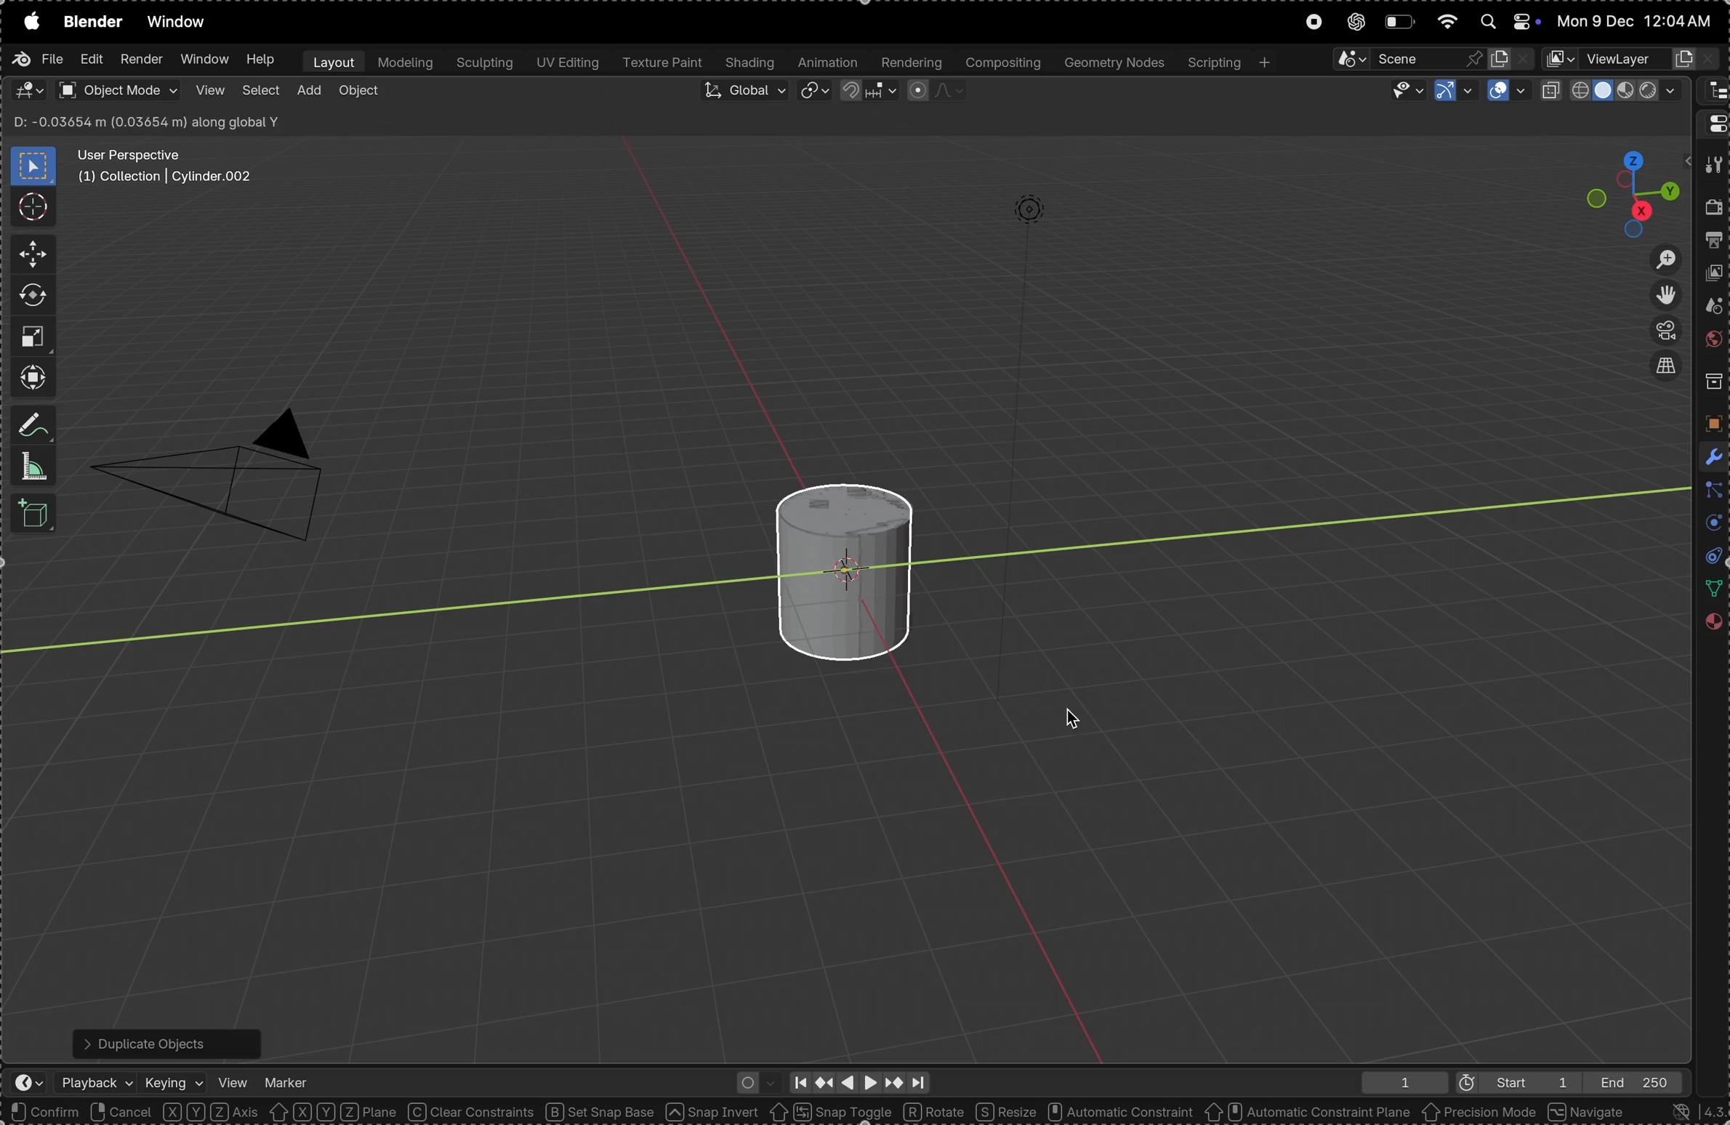 This screenshot has width=1730, height=1125. I want to click on modelling, so click(405, 62).